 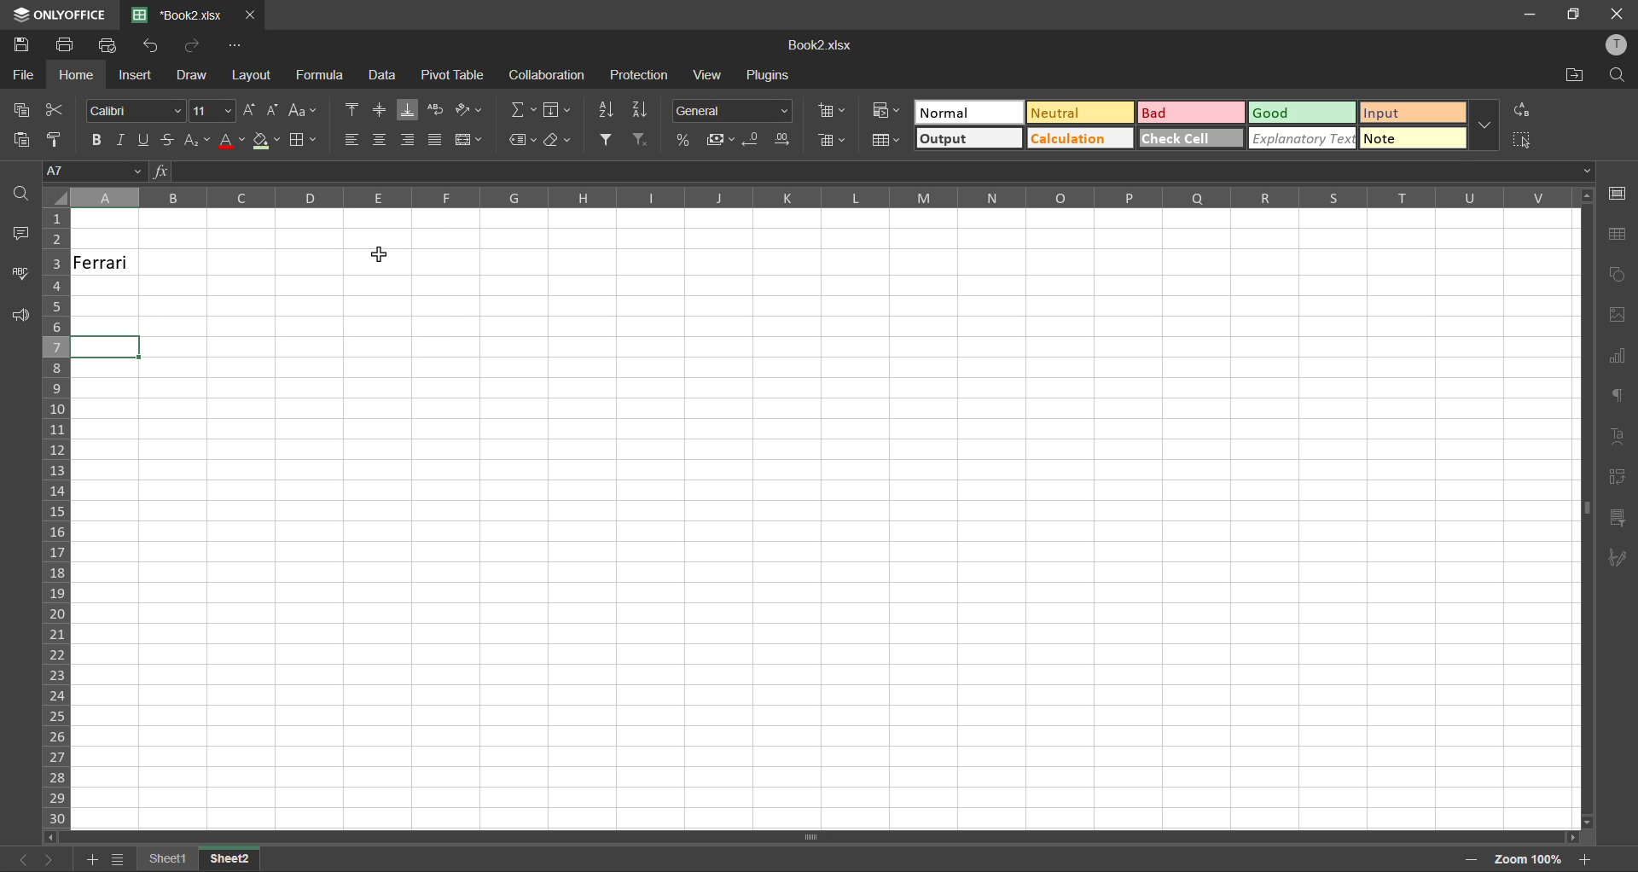 I want to click on sort descending, so click(x=642, y=109).